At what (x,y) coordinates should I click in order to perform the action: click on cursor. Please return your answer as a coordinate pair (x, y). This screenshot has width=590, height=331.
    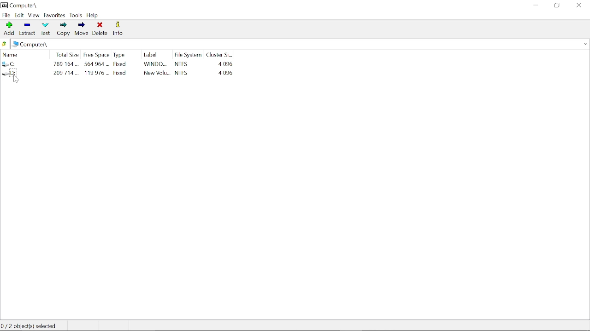
    Looking at the image, I should click on (19, 80).